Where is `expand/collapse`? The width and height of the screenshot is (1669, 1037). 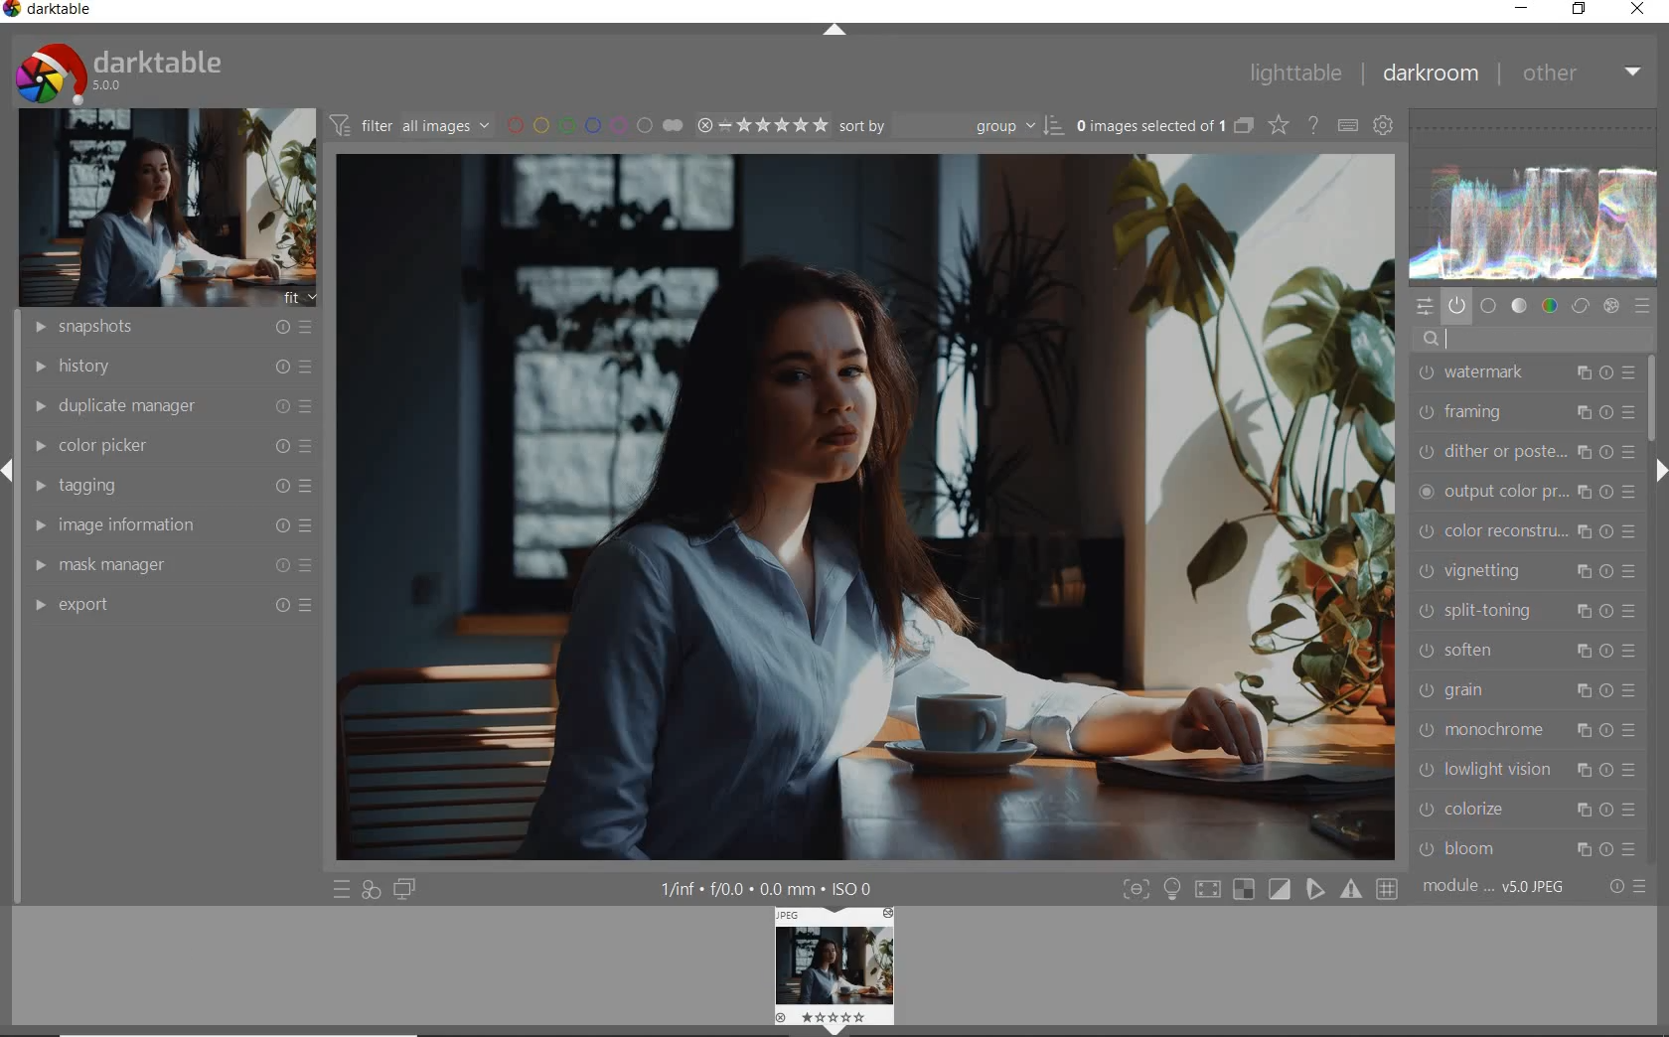 expand/collapse is located at coordinates (834, 32).